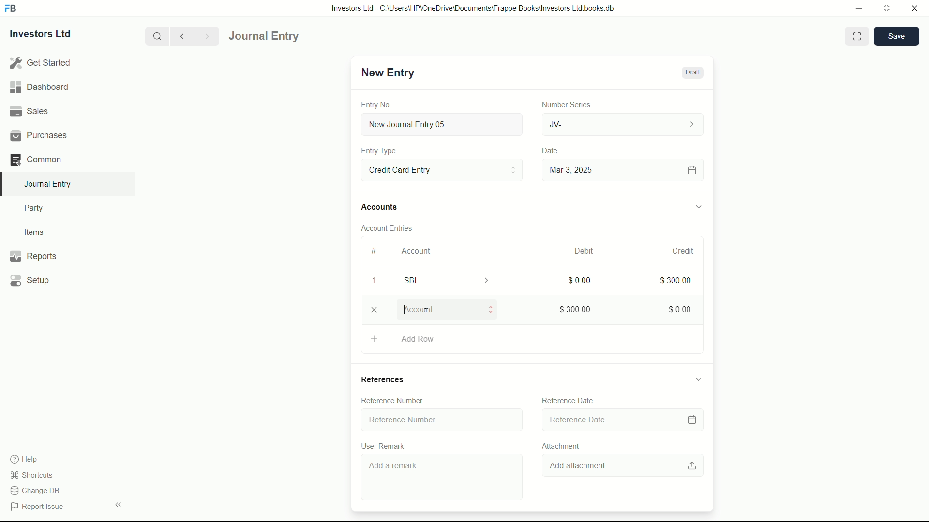  I want to click on Reference Number, so click(438, 418).